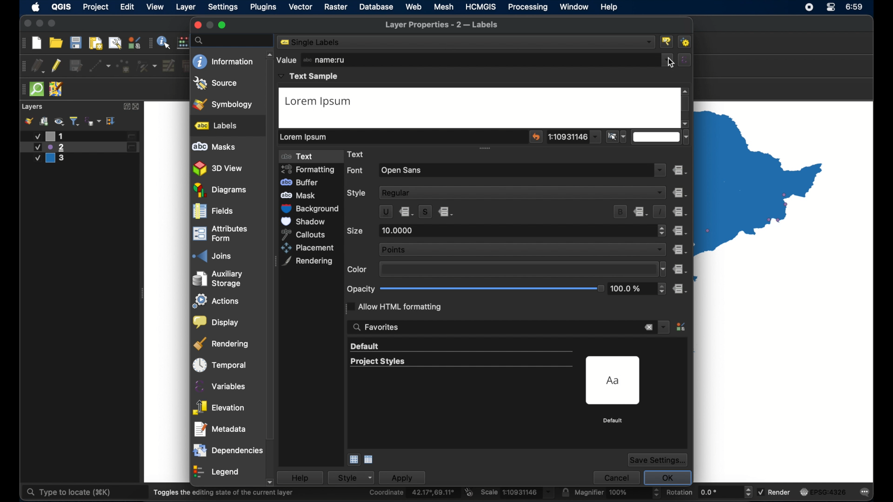 This screenshot has height=502, width=893. Describe the element at coordinates (413, 7) in the screenshot. I see `web` at that location.